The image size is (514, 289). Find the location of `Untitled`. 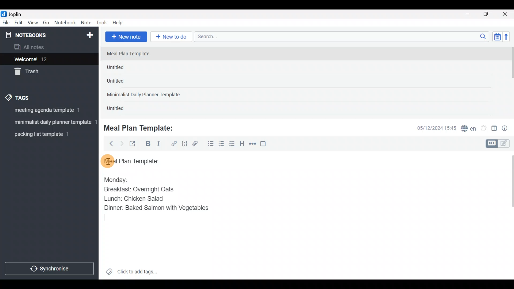

Untitled is located at coordinates (122, 109).